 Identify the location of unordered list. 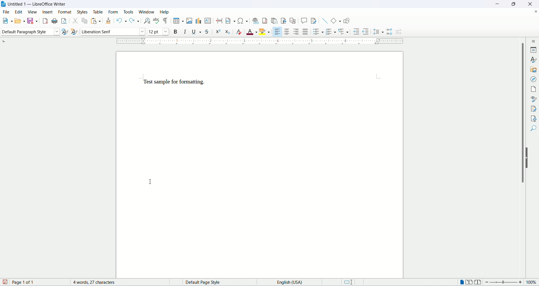
(318, 31).